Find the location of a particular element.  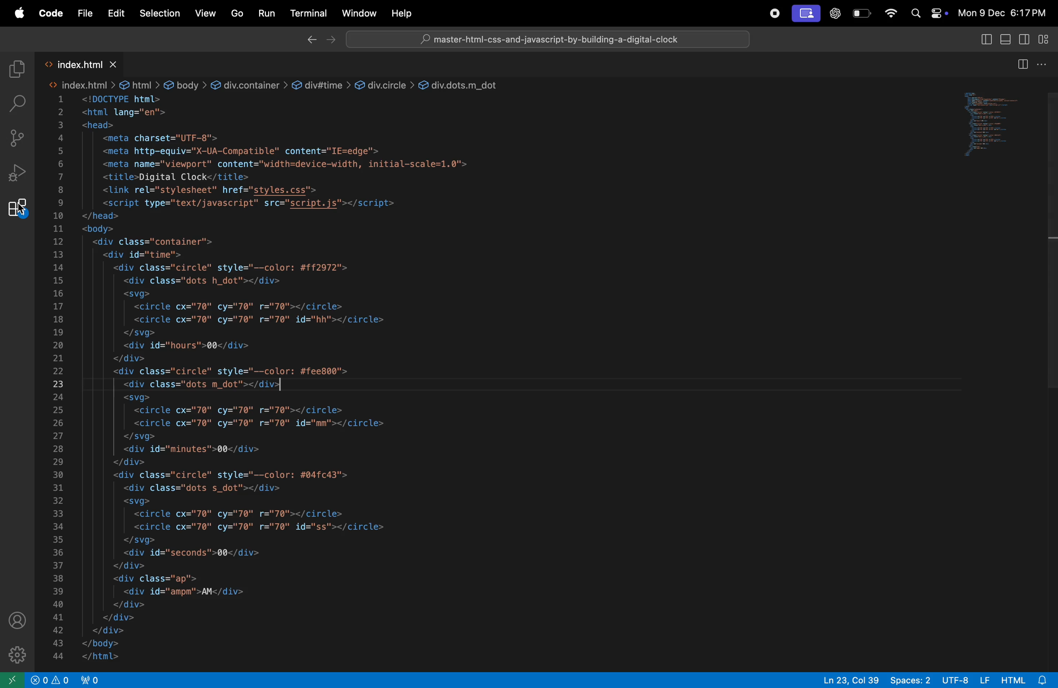

forward is located at coordinates (331, 38).